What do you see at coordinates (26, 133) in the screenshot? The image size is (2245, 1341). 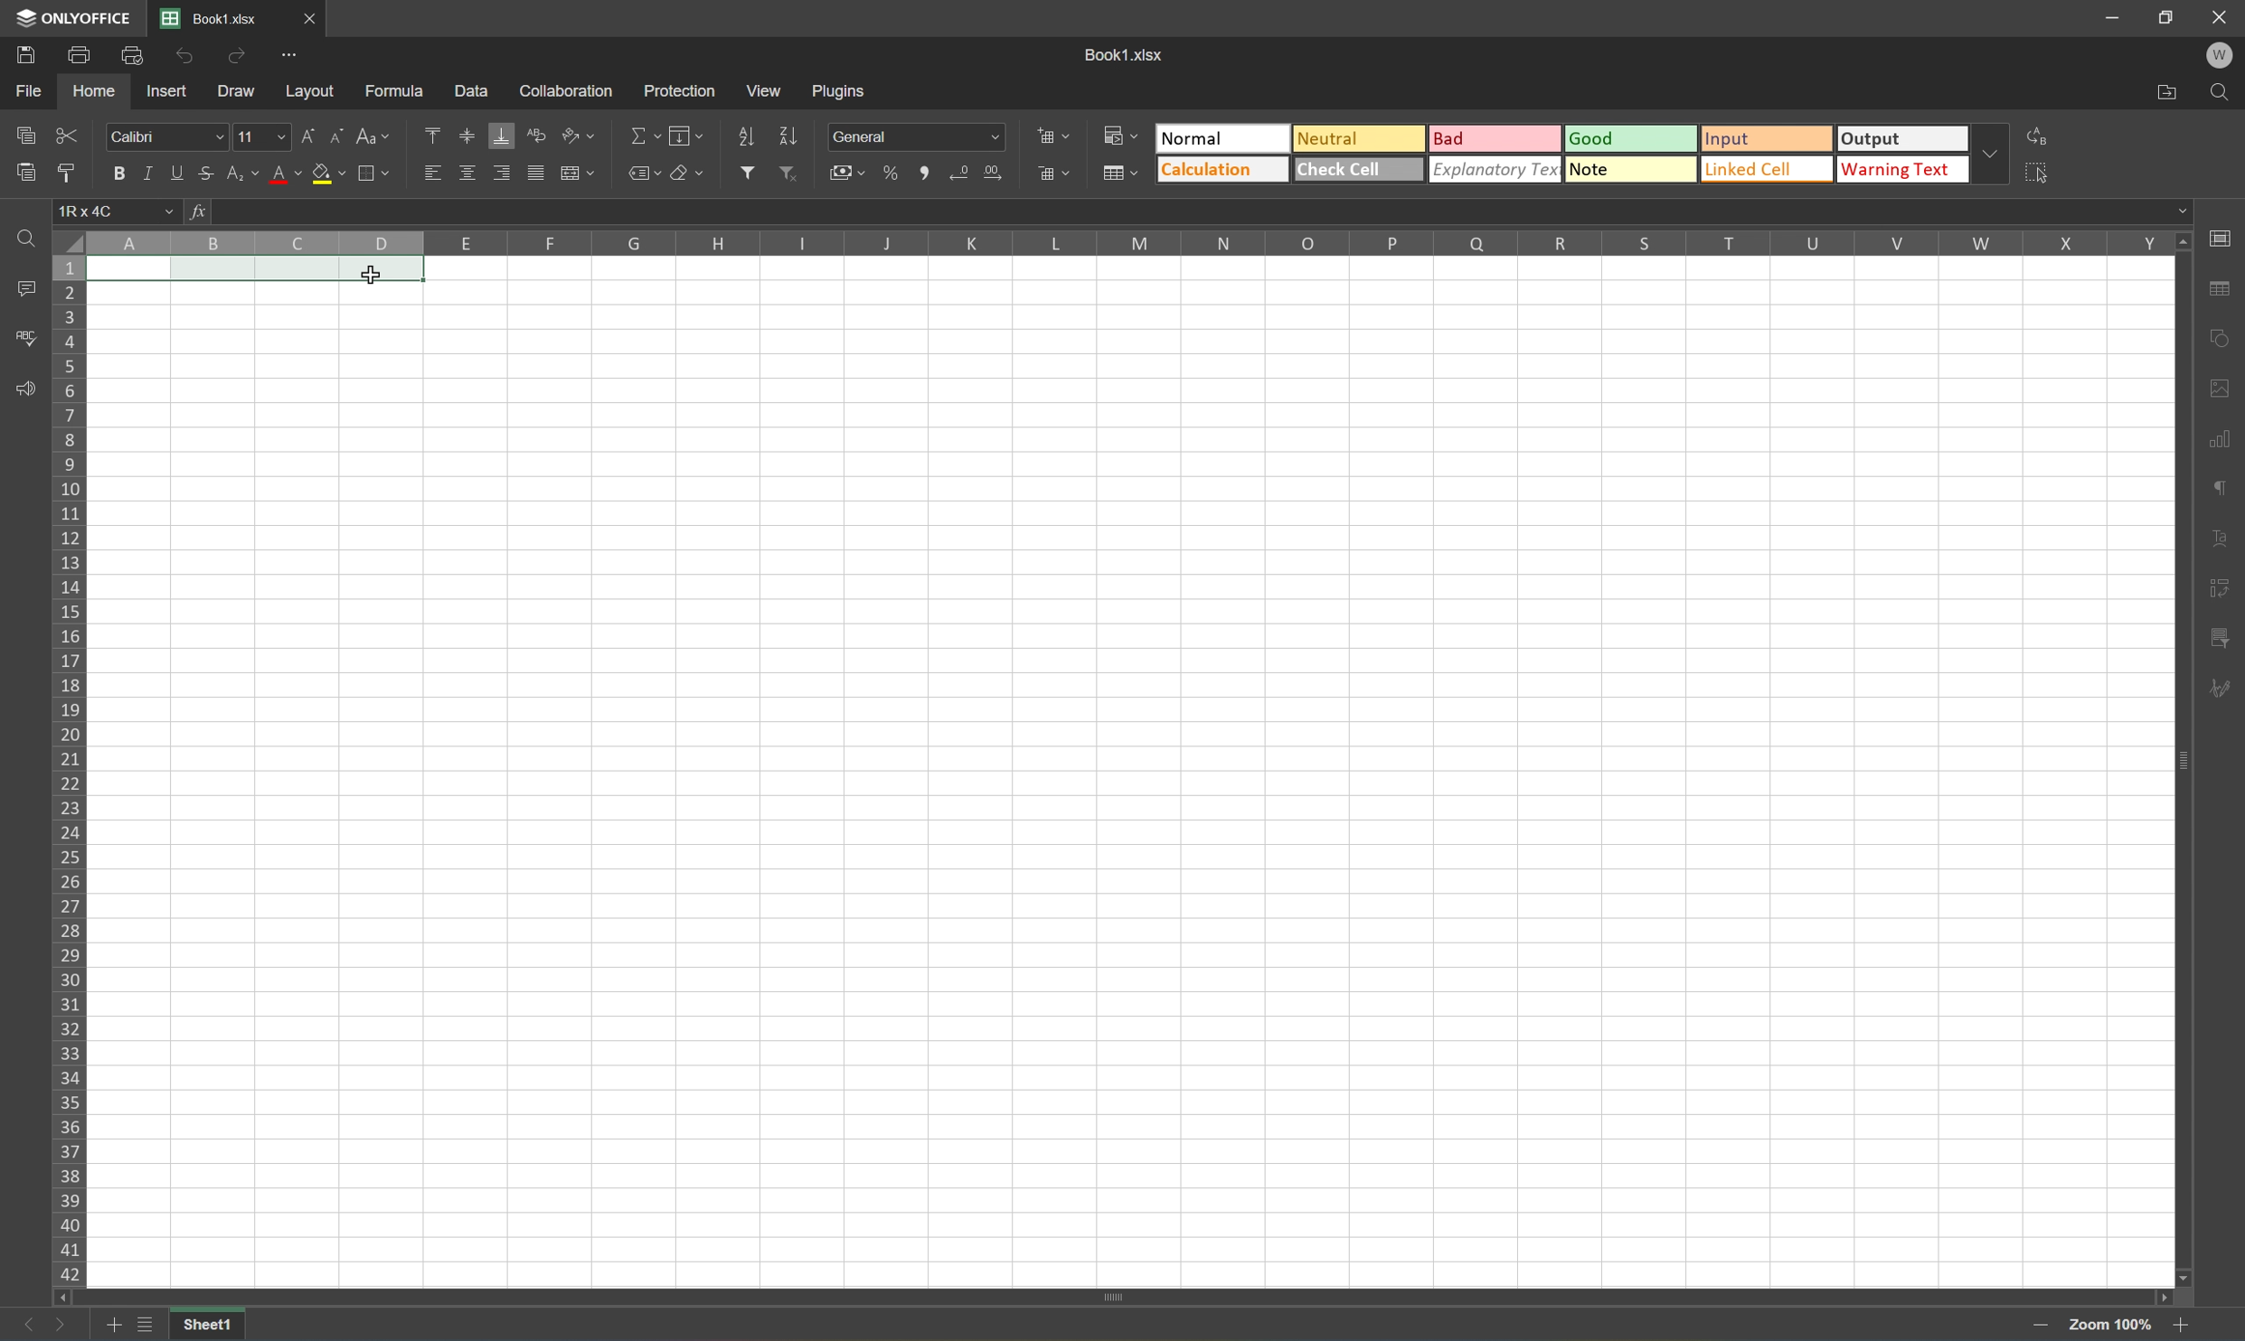 I see `Copy` at bounding box center [26, 133].